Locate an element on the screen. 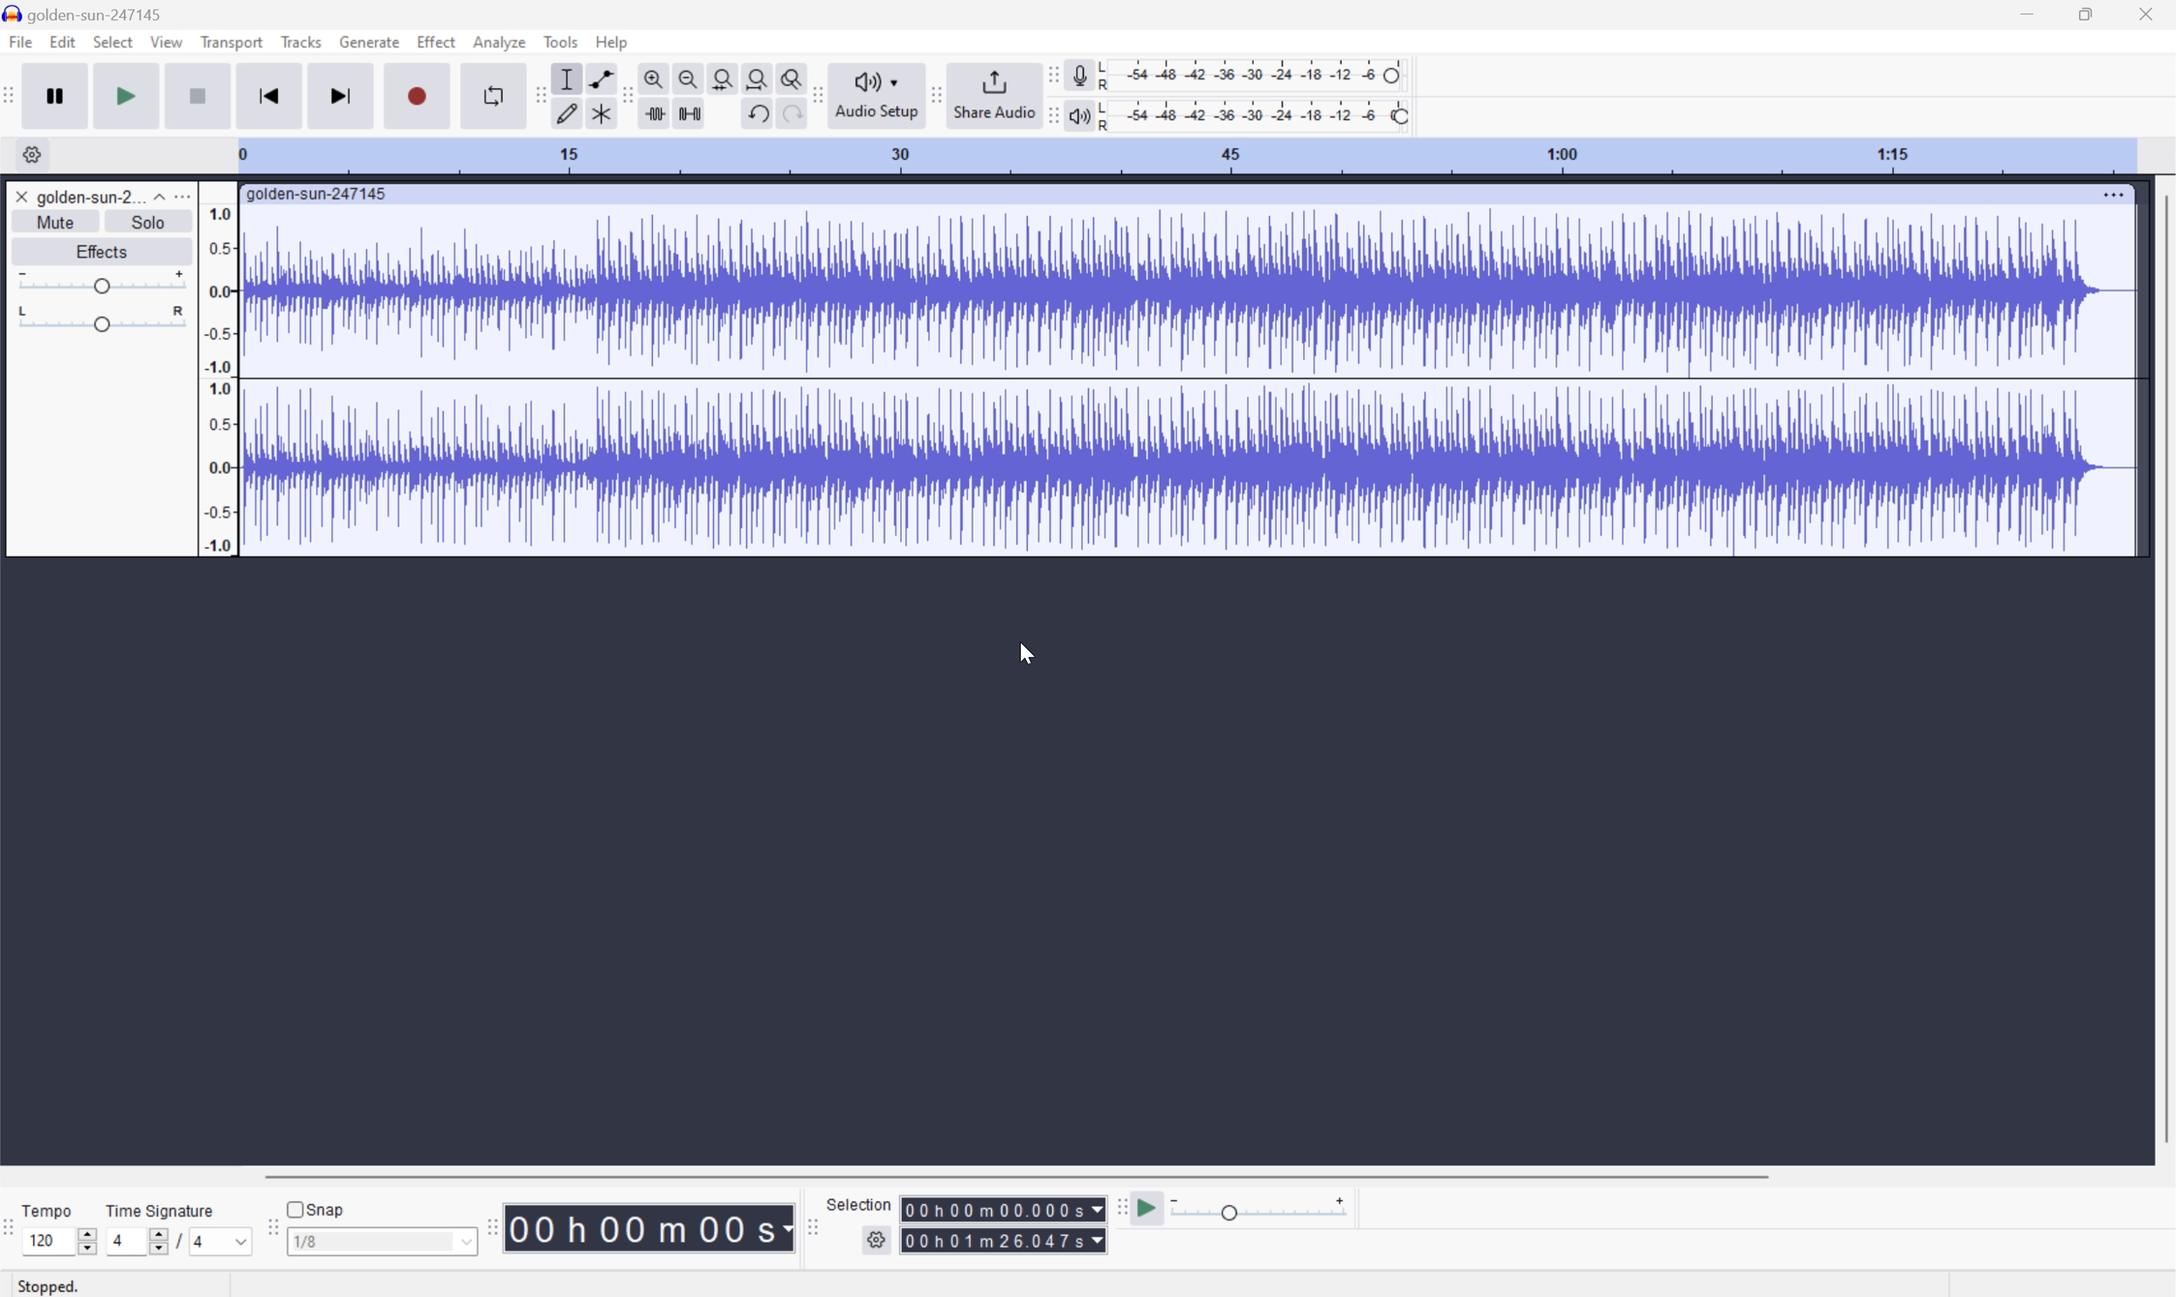 Image resolution: width=2176 pixels, height=1297 pixels. Close is located at coordinates (2151, 13).